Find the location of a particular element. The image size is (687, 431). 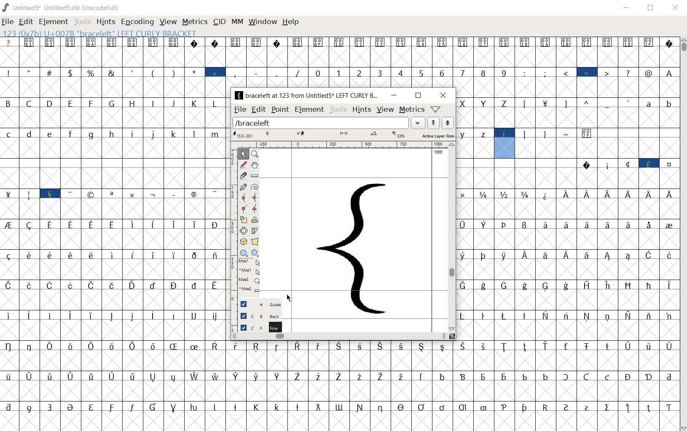

rotate the selection in 3D and project back to plane is located at coordinates (243, 242).